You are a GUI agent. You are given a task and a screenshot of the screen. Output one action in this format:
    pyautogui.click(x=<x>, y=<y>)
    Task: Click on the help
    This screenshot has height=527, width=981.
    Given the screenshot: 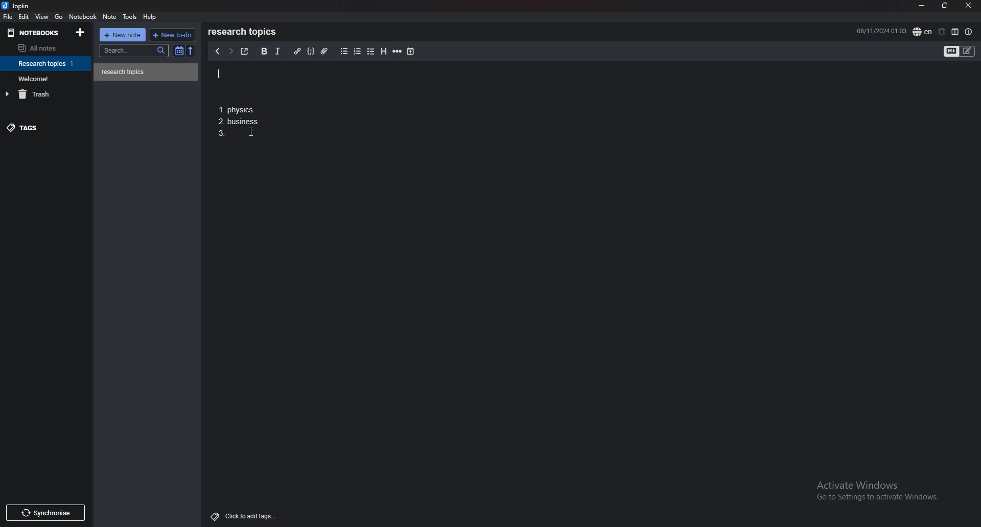 What is the action you would take?
    pyautogui.click(x=151, y=16)
    